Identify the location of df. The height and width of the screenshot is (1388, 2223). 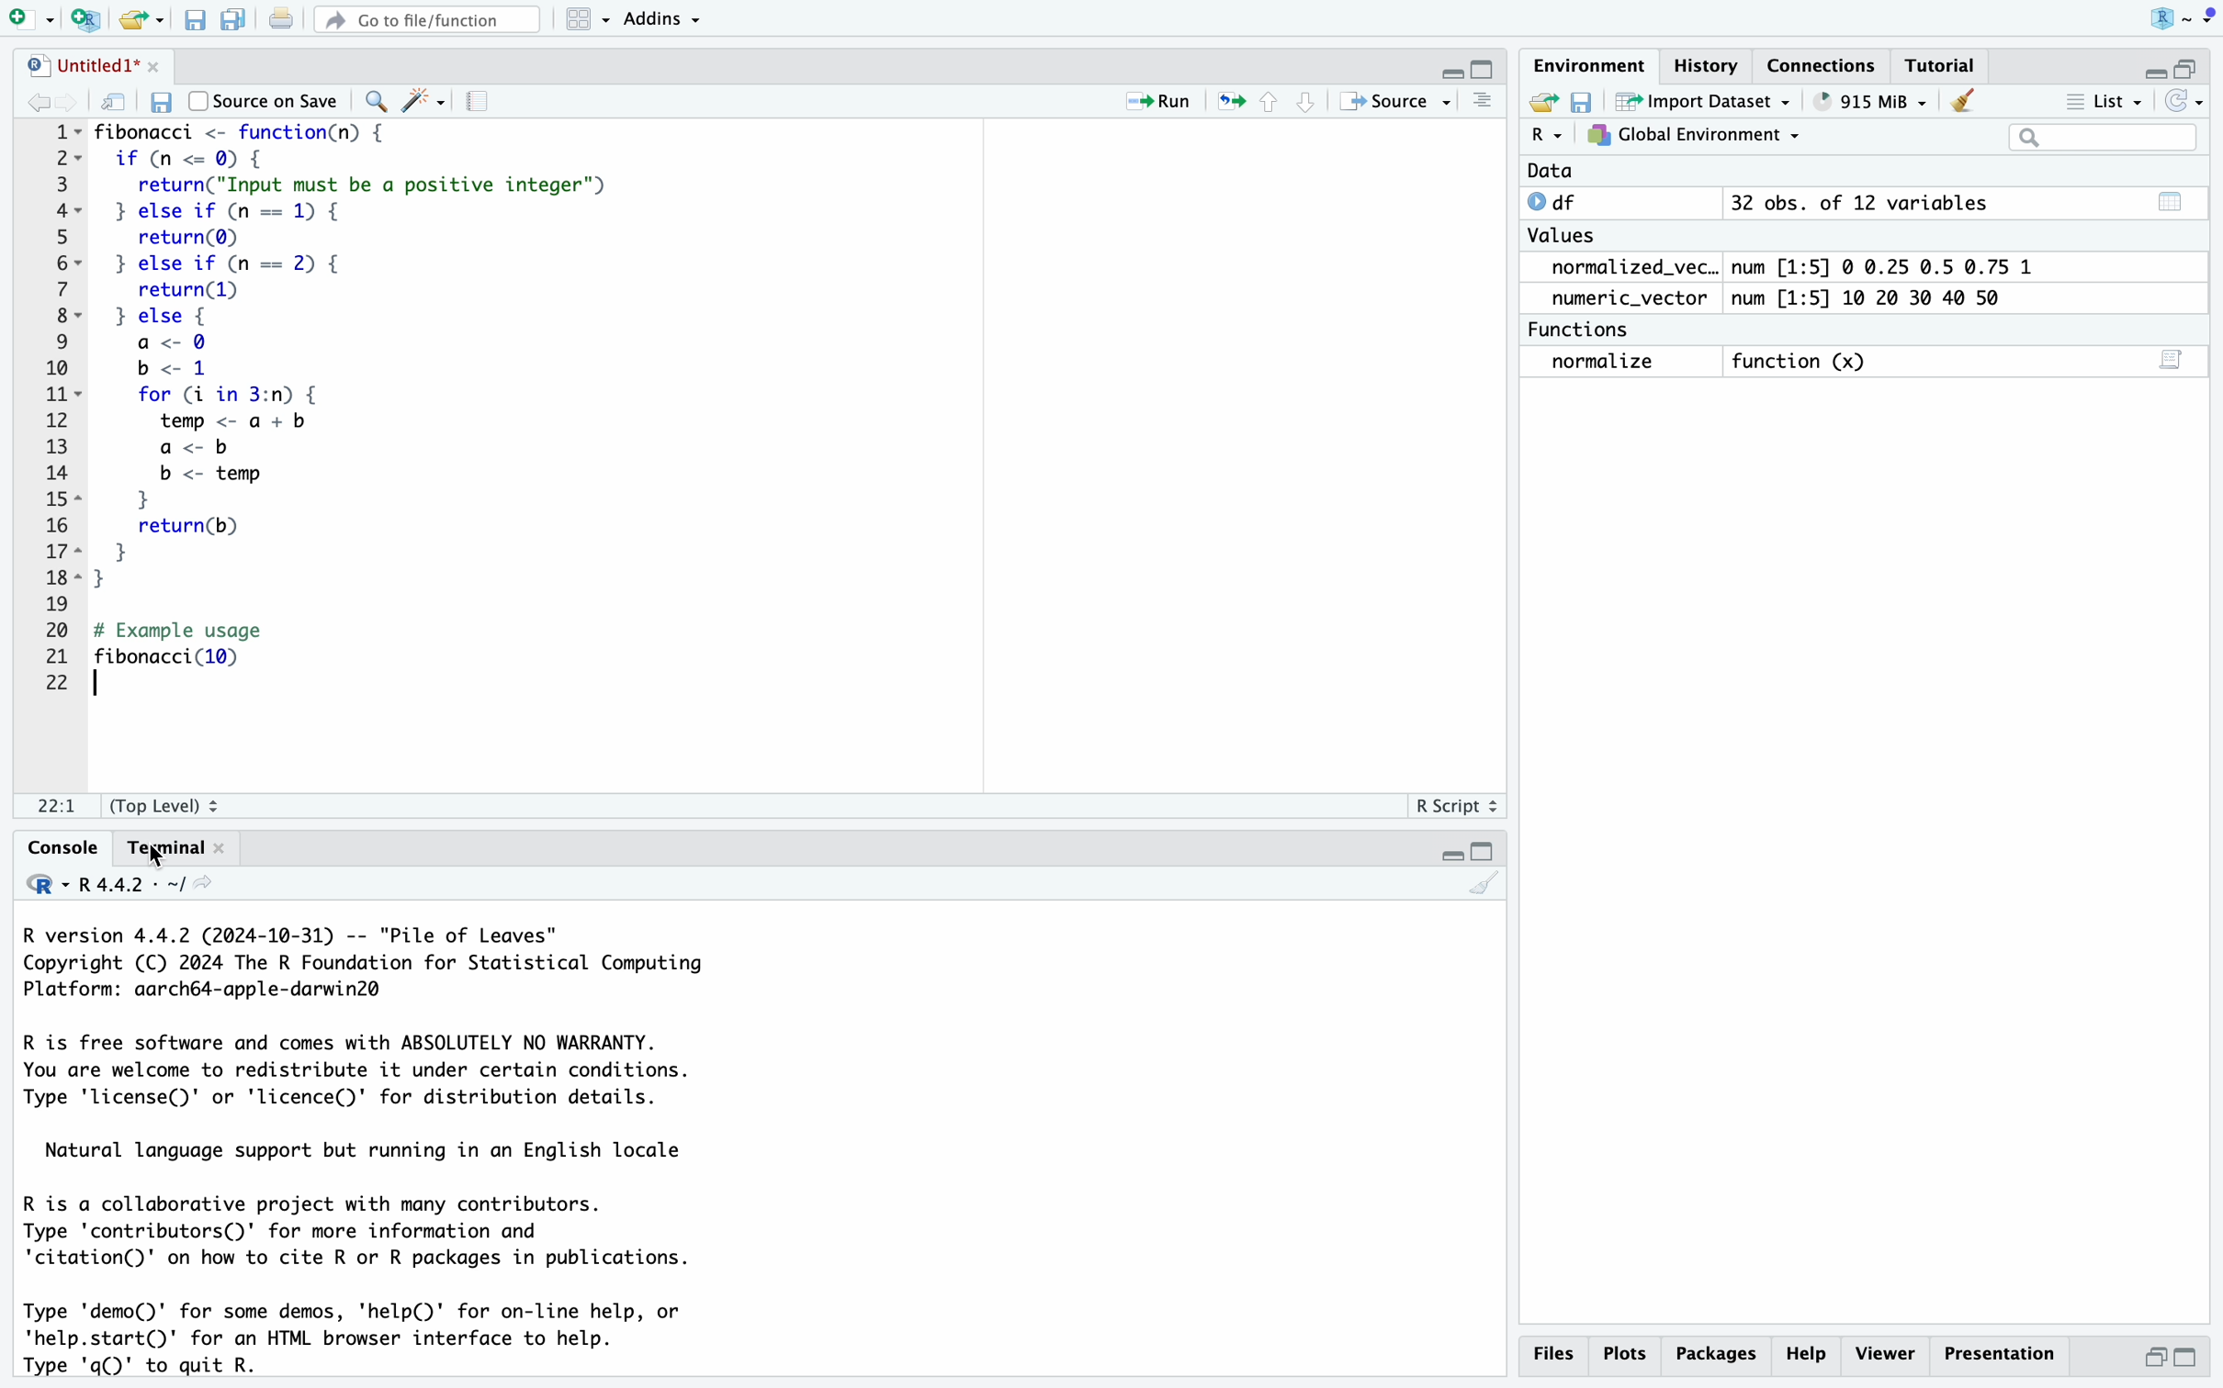
(1566, 202).